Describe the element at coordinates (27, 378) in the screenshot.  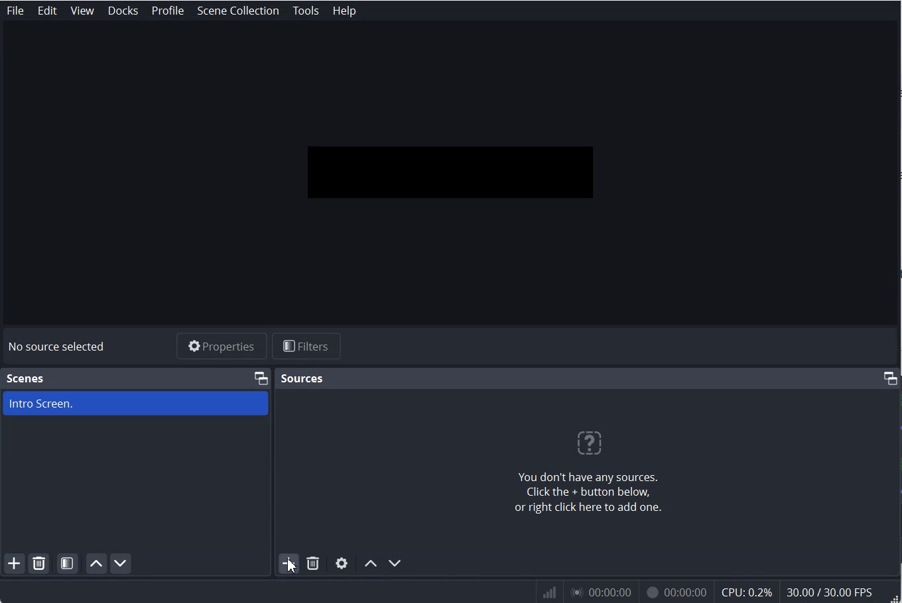
I see `Scene` at that location.